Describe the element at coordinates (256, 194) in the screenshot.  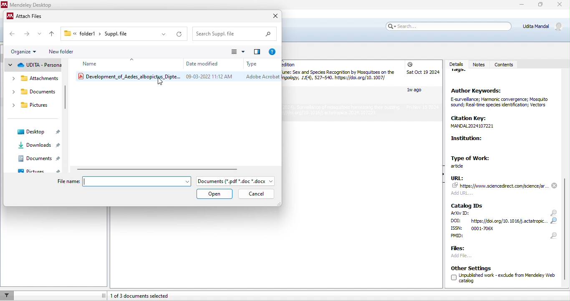
I see `cancel` at that location.